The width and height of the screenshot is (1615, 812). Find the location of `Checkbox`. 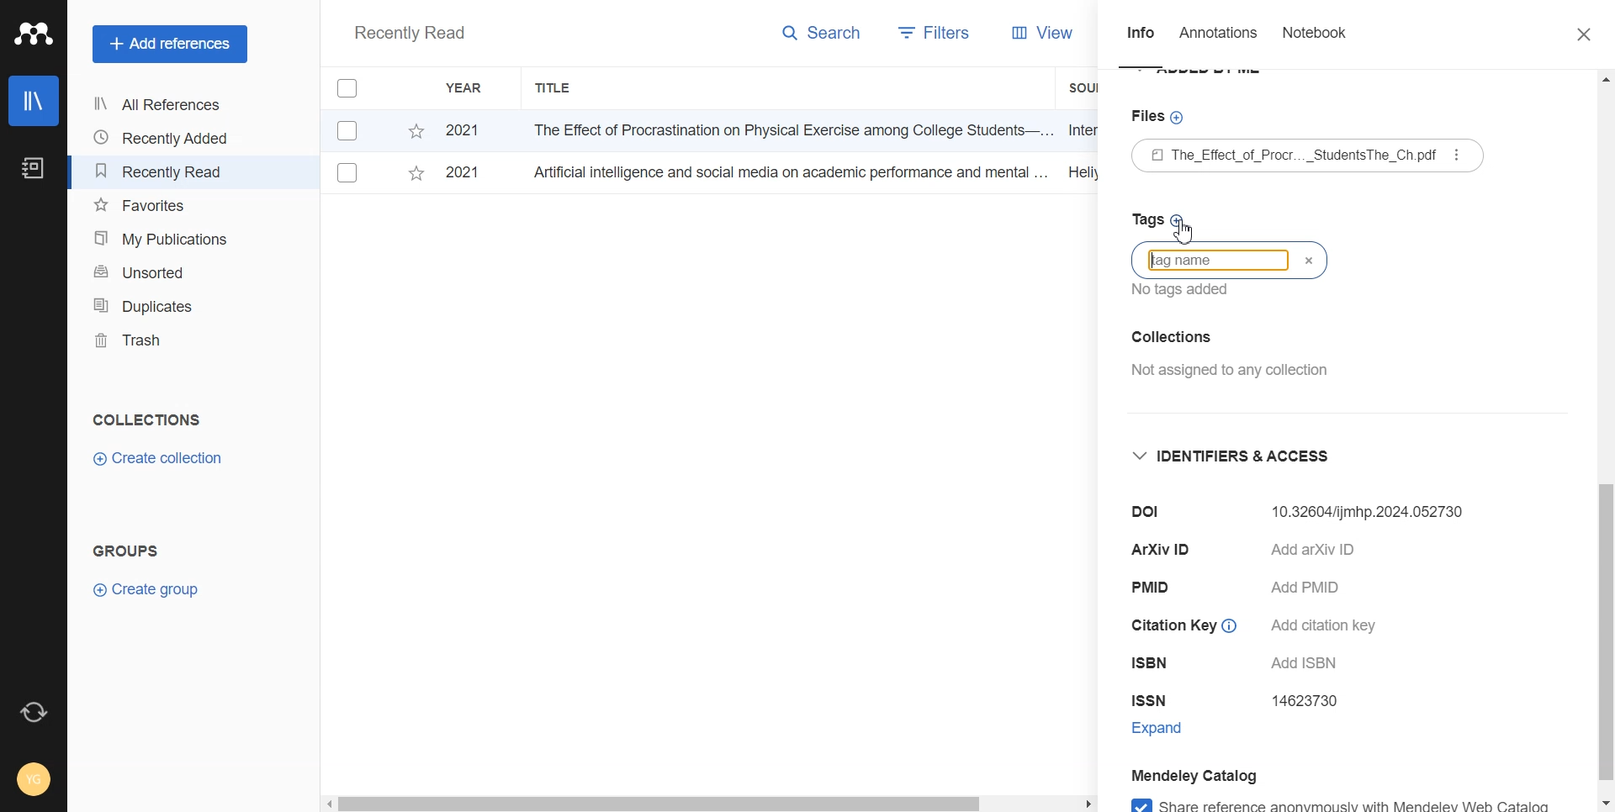

Checkbox is located at coordinates (348, 173).